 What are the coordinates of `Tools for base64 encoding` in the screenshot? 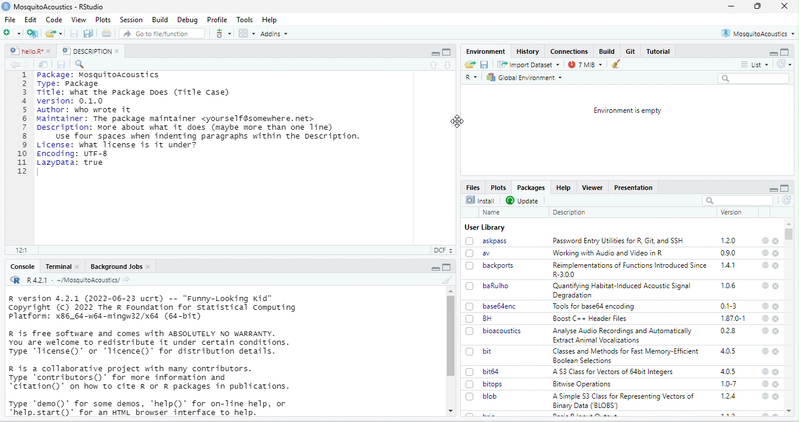 It's located at (596, 307).